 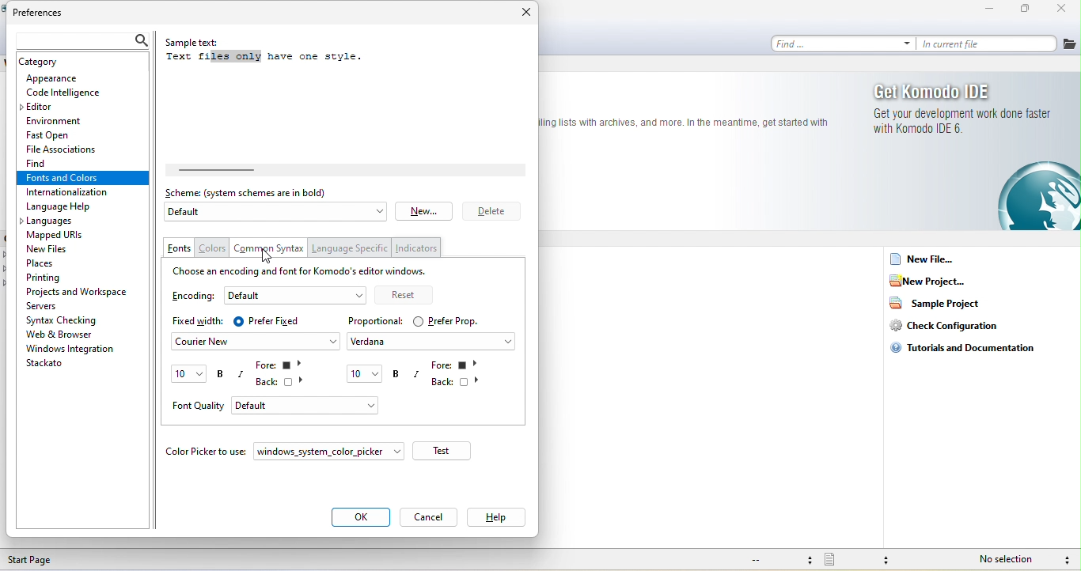 I want to click on text, so click(x=686, y=123).